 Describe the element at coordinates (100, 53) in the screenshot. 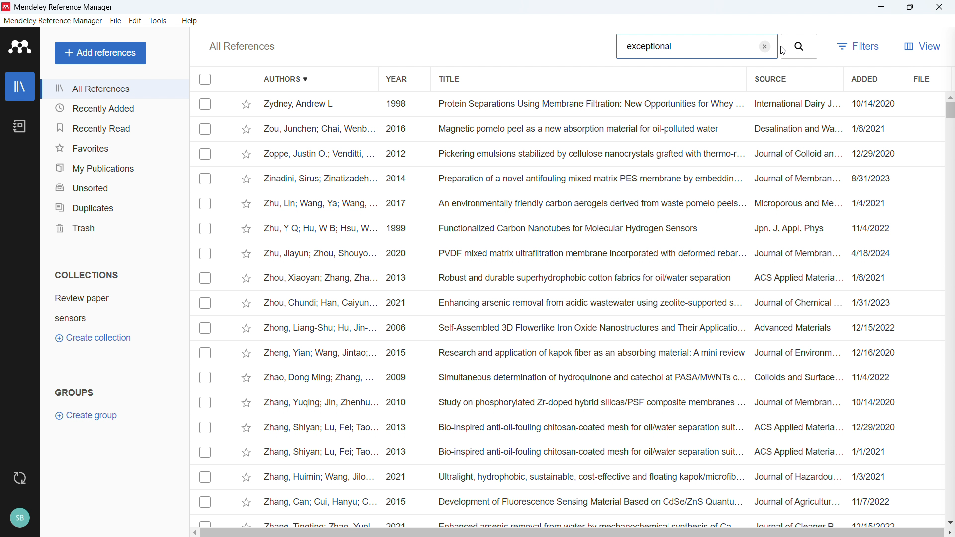

I see `add references` at that location.